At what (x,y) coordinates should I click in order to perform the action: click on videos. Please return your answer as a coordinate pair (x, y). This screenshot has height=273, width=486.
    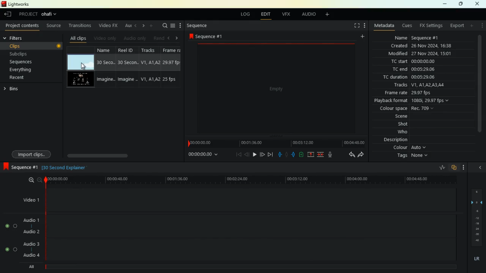
    Looking at the image, I should click on (82, 78).